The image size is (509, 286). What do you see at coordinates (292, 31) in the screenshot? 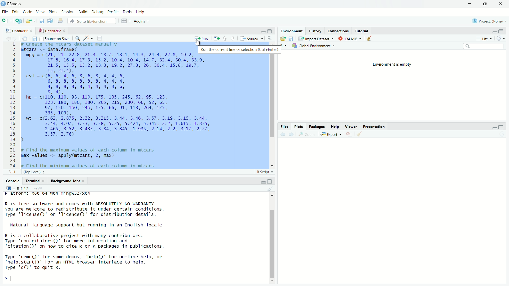
I see `Environment` at bounding box center [292, 31].